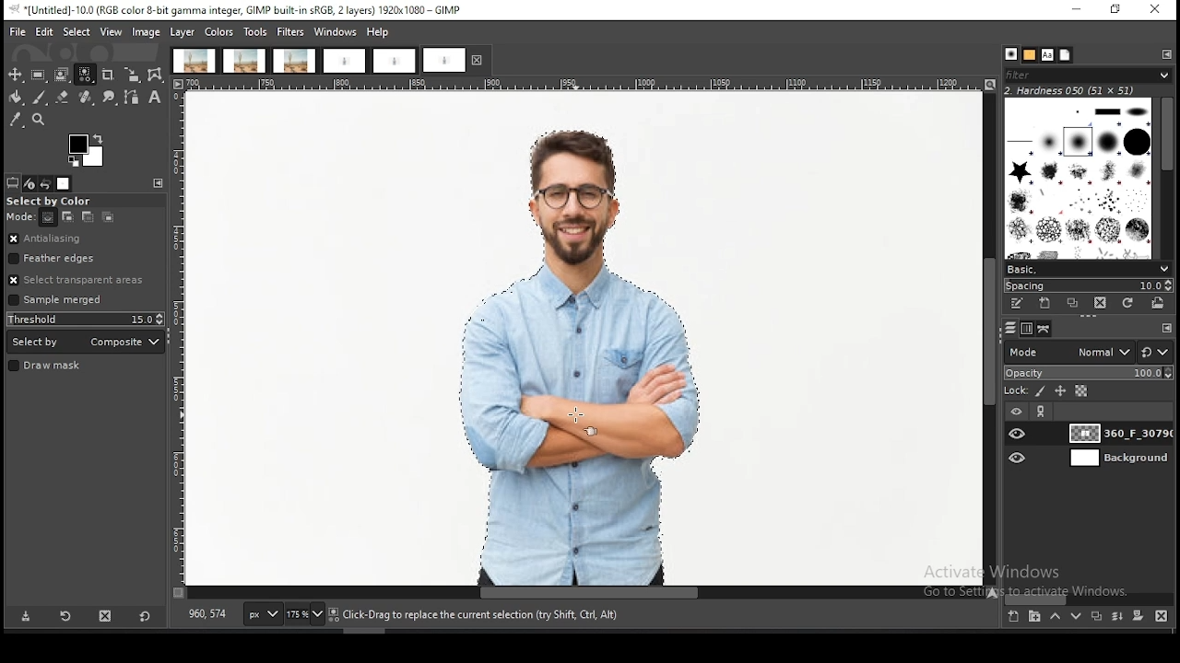 This screenshot has width=1180, height=663. Describe the element at coordinates (132, 76) in the screenshot. I see `scale tool` at that location.